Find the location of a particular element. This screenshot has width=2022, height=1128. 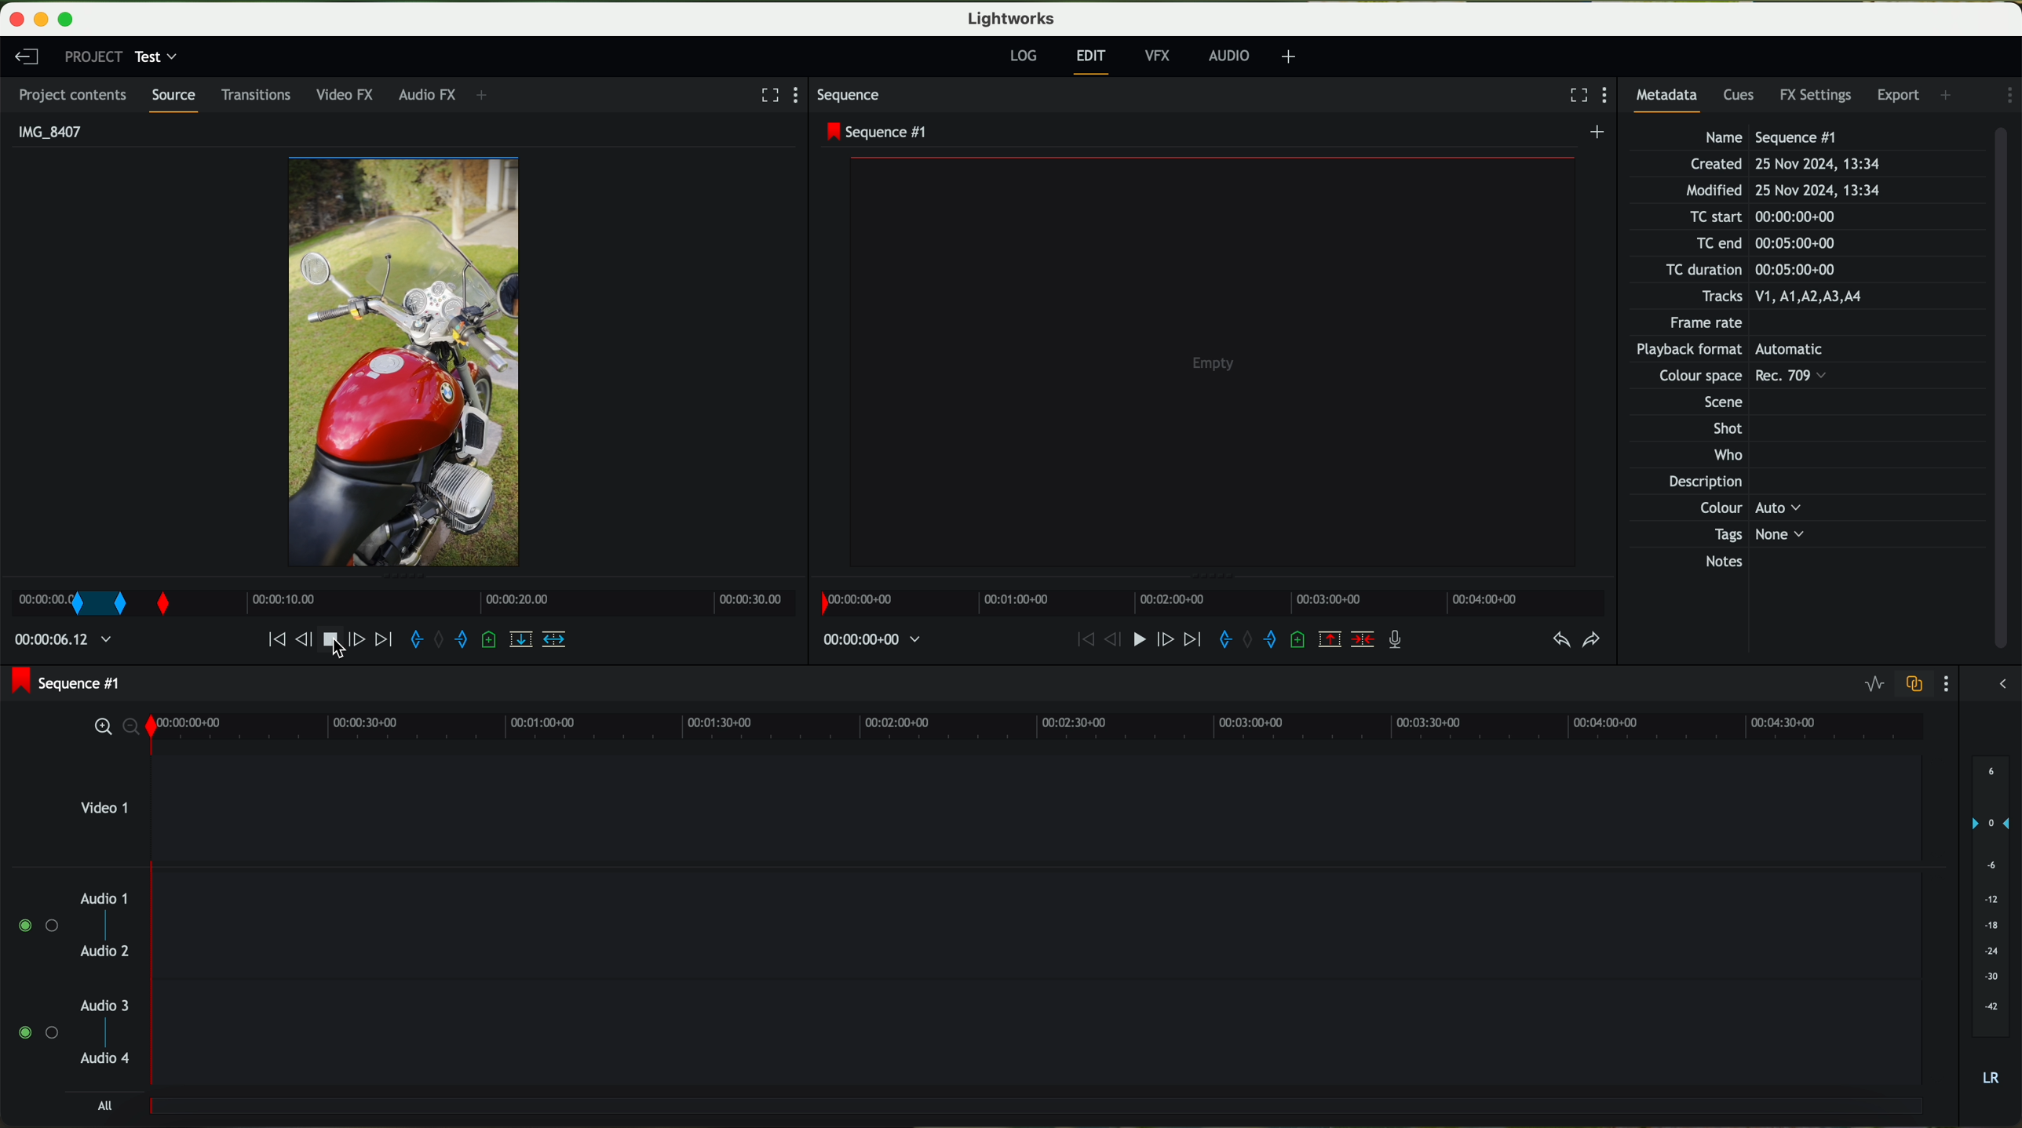

add an out mark is located at coordinates (1263, 640).